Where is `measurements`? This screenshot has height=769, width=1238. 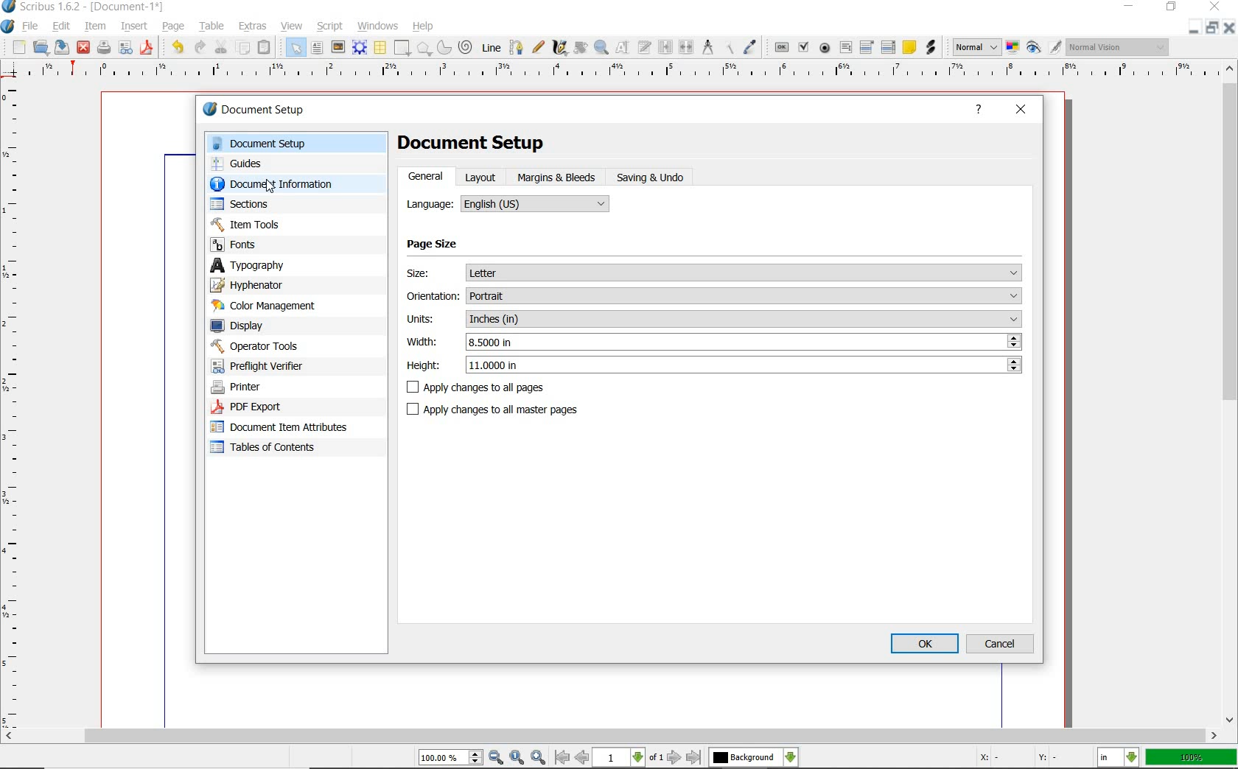 measurements is located at coordinates (707, 47).